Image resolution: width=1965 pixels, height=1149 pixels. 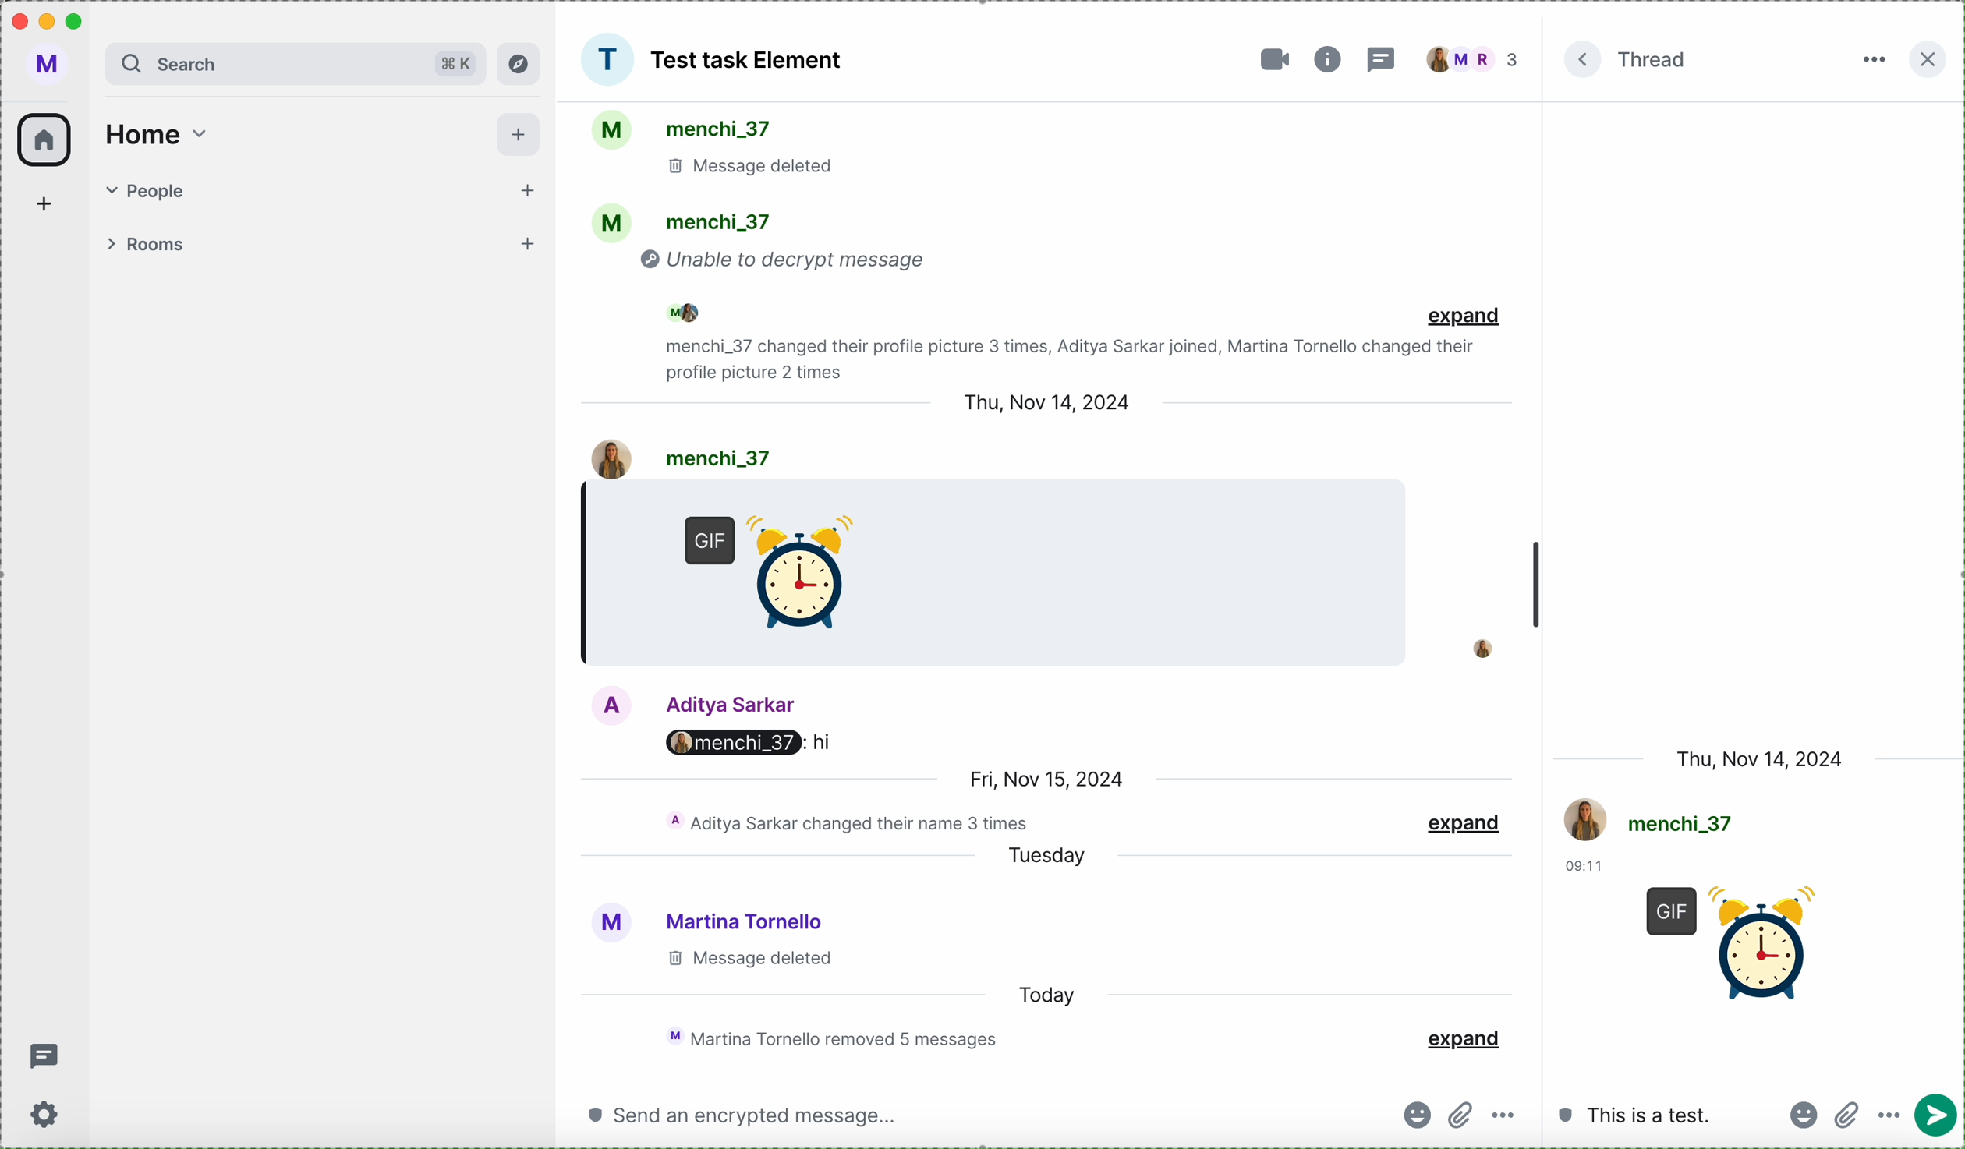 I want to click on close program, so click(x=17, y=20).